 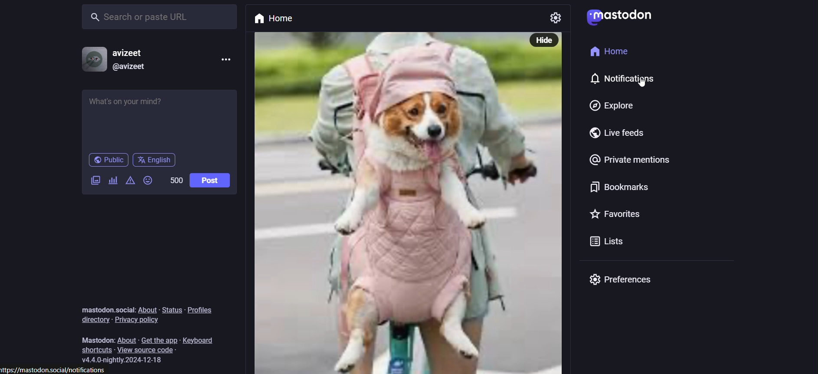 What do you see at coordinates (616, 216) in the screenshot?
I see `favorites` at bounding box center [616, 216].